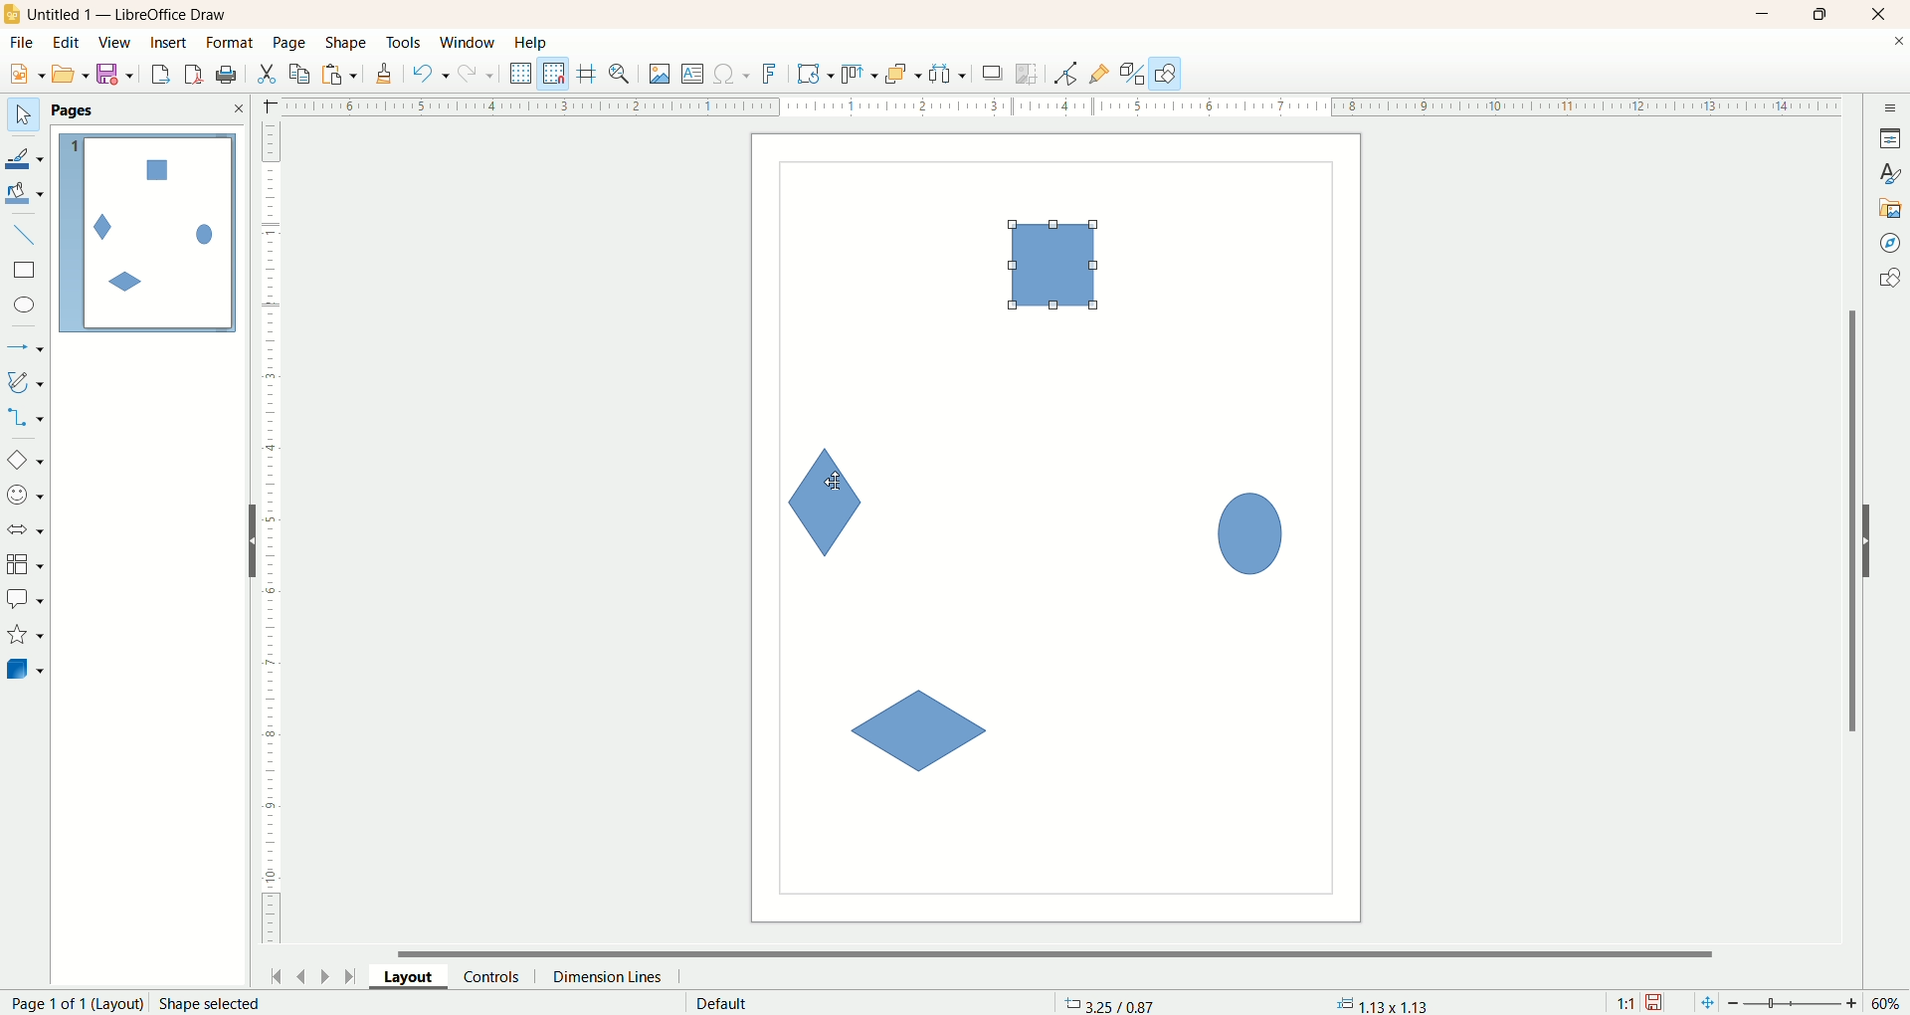 This screenshot has width=1910, height=1015. Describe the element at coordinates (1898, 45) in the screenshot. I see `close` at that location.